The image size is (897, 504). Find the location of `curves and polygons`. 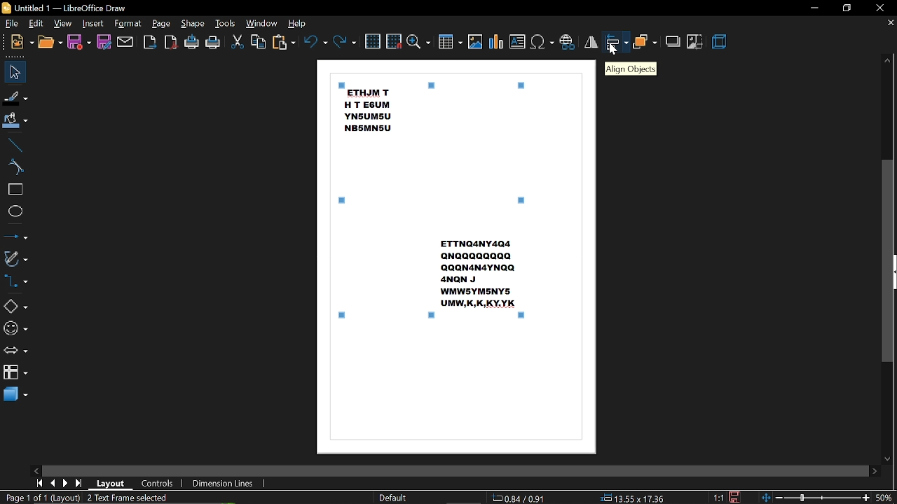

curves and polygons is located at coordinates (17, 258).